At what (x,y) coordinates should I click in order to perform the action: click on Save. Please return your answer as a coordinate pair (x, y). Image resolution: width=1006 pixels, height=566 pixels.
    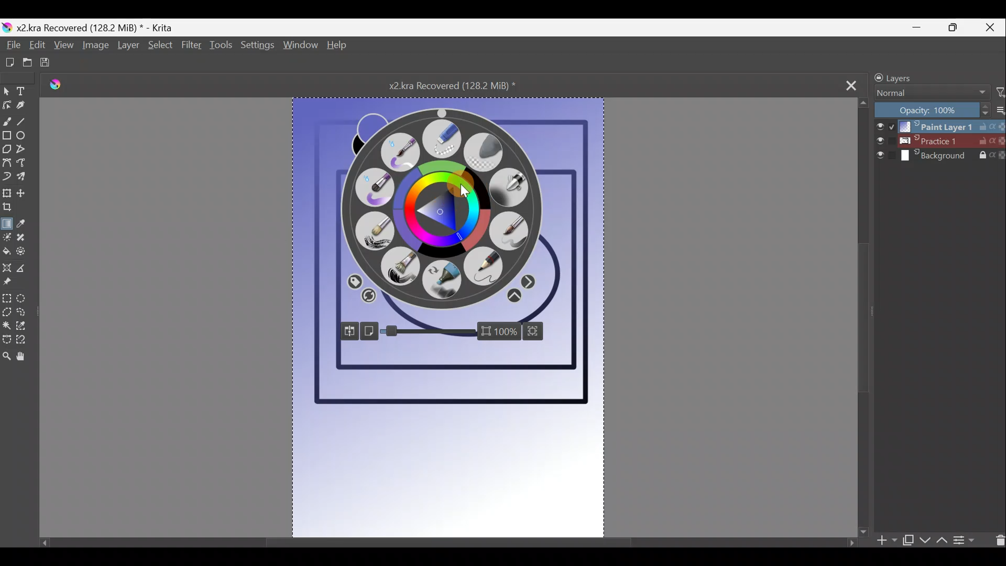
    Looking at the image, I should click on (50, 63).